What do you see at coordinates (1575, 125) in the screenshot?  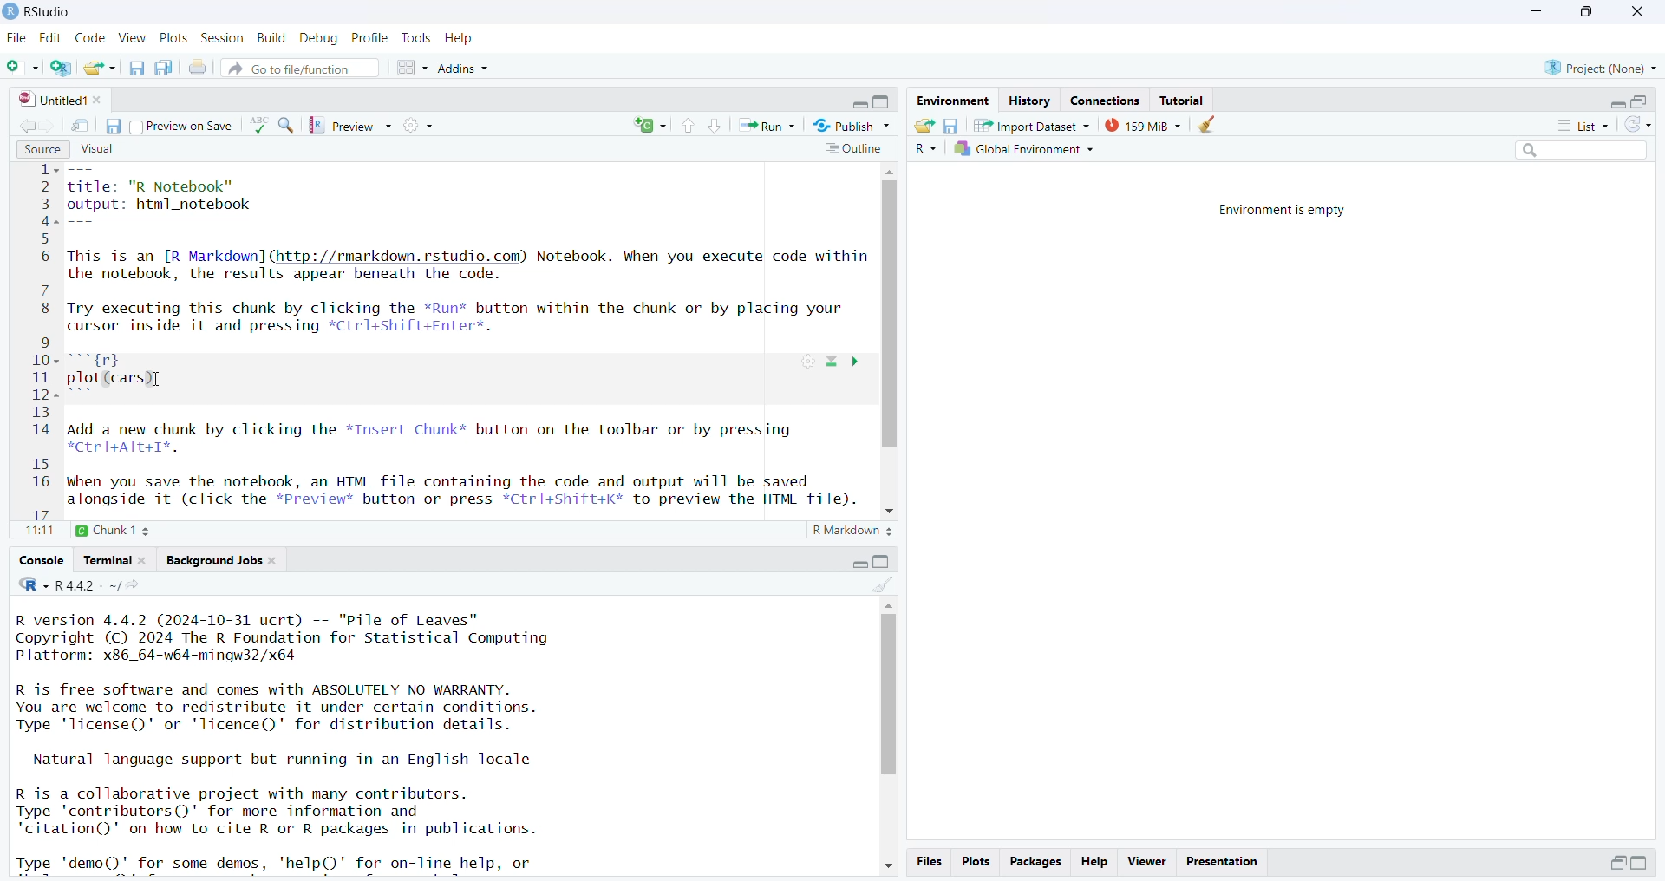 I see `list` at bounding box center [1575, 125].